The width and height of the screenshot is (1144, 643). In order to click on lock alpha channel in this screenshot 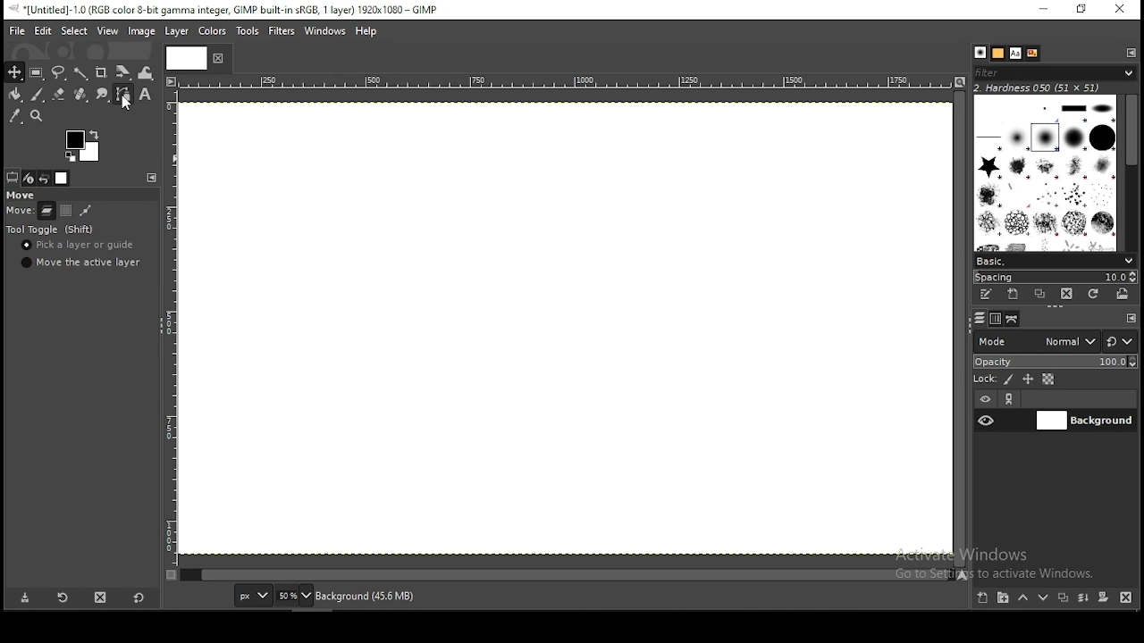, I will do `click(1049, 379)`.